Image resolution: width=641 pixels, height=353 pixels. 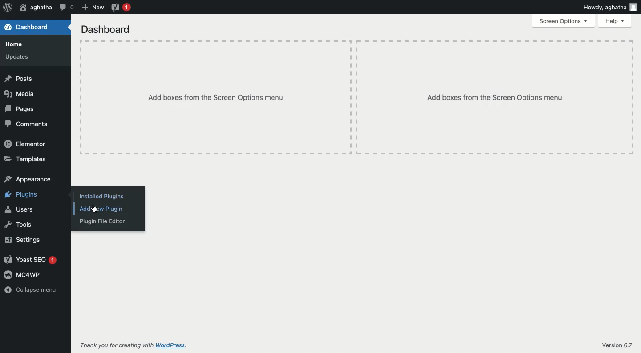 What do you see at coordinates (32, 290) in the screenshot?
I see `Collapse menu` at bounding box center [32, 290].